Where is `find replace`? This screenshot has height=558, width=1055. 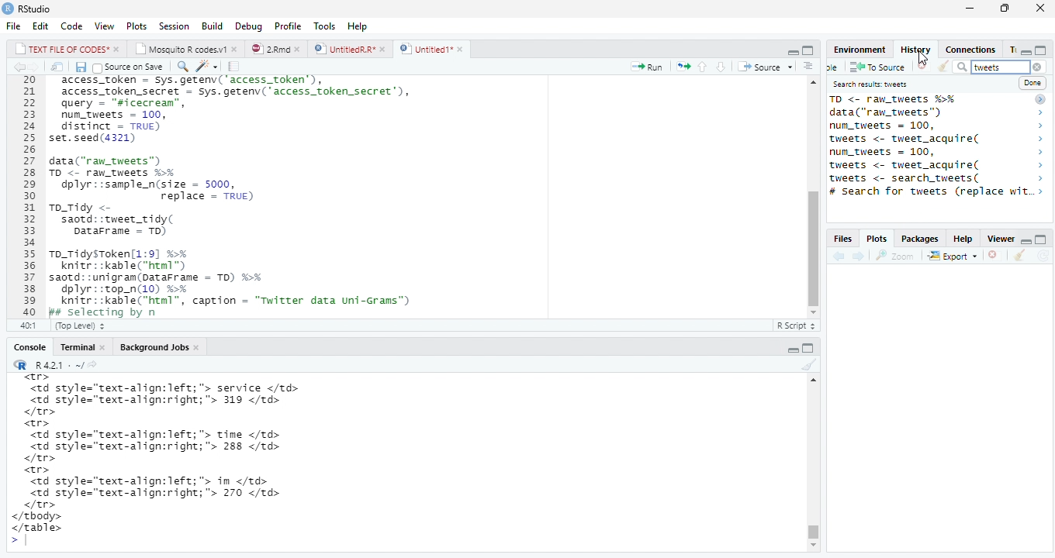
find replace is located at coordinates (184, 66).